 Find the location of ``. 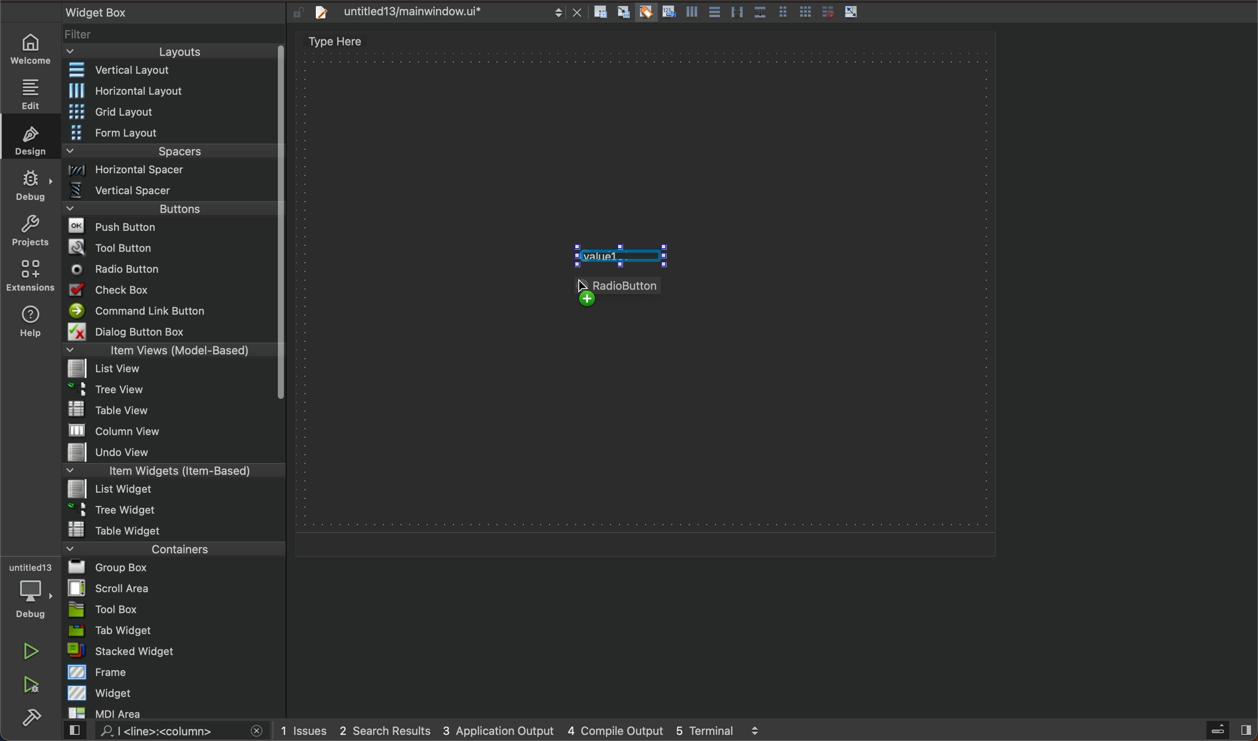

 is located at coordinates (177, 91).